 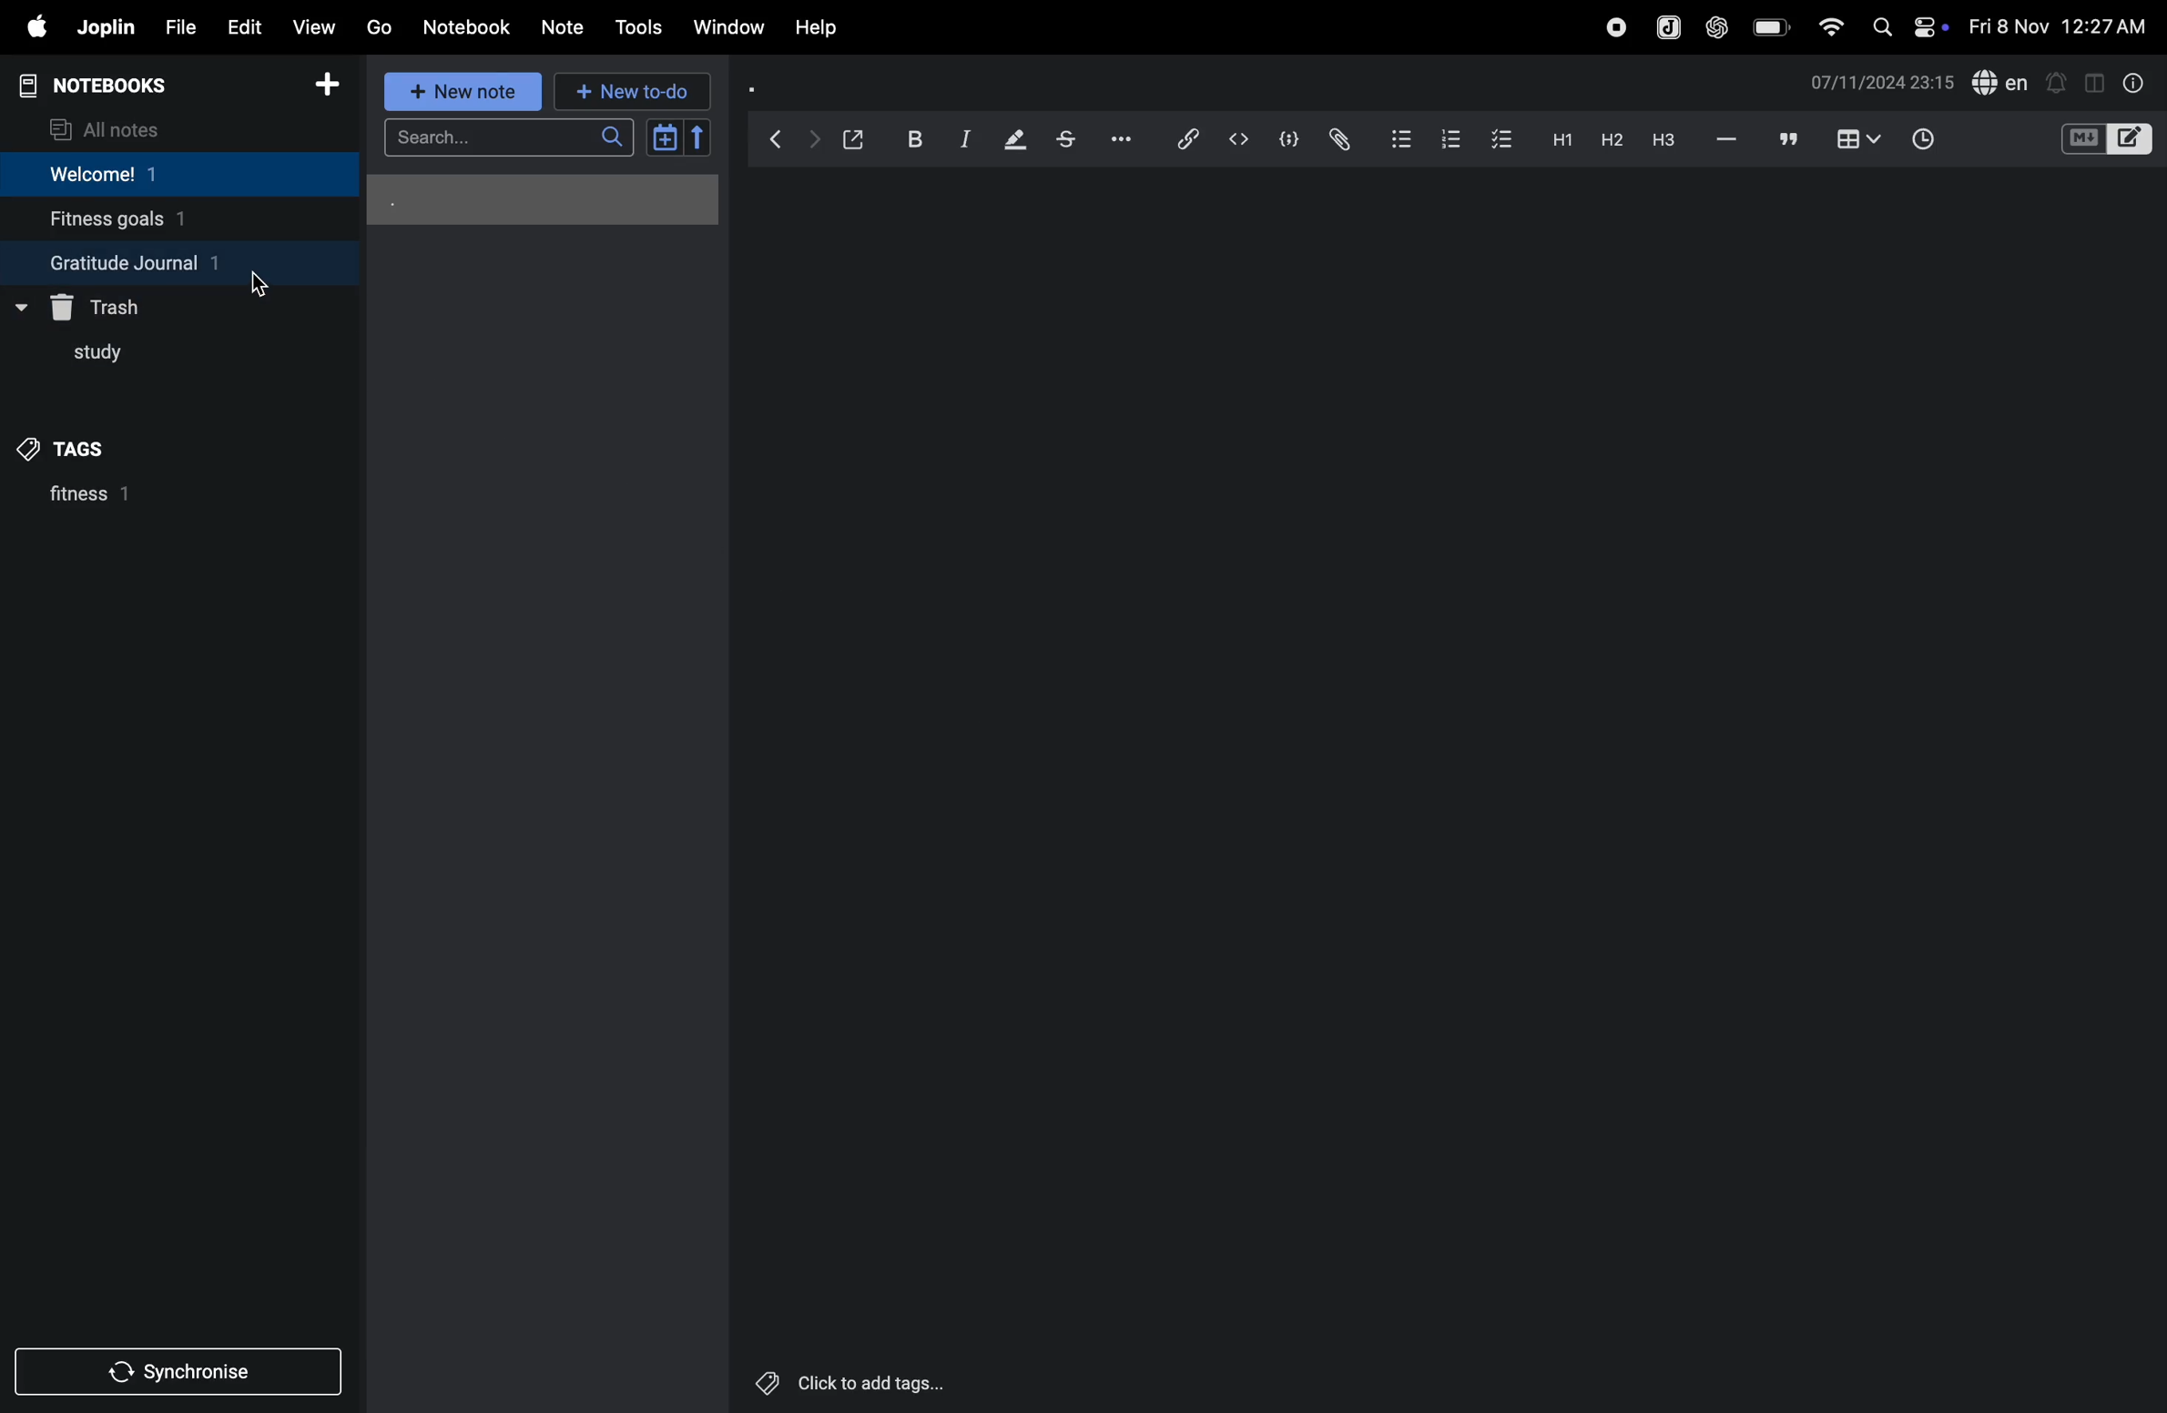 What do you see at coordinates (626, 91) in the screenshot?
I see `new to do` at bounding box center [626, 91].